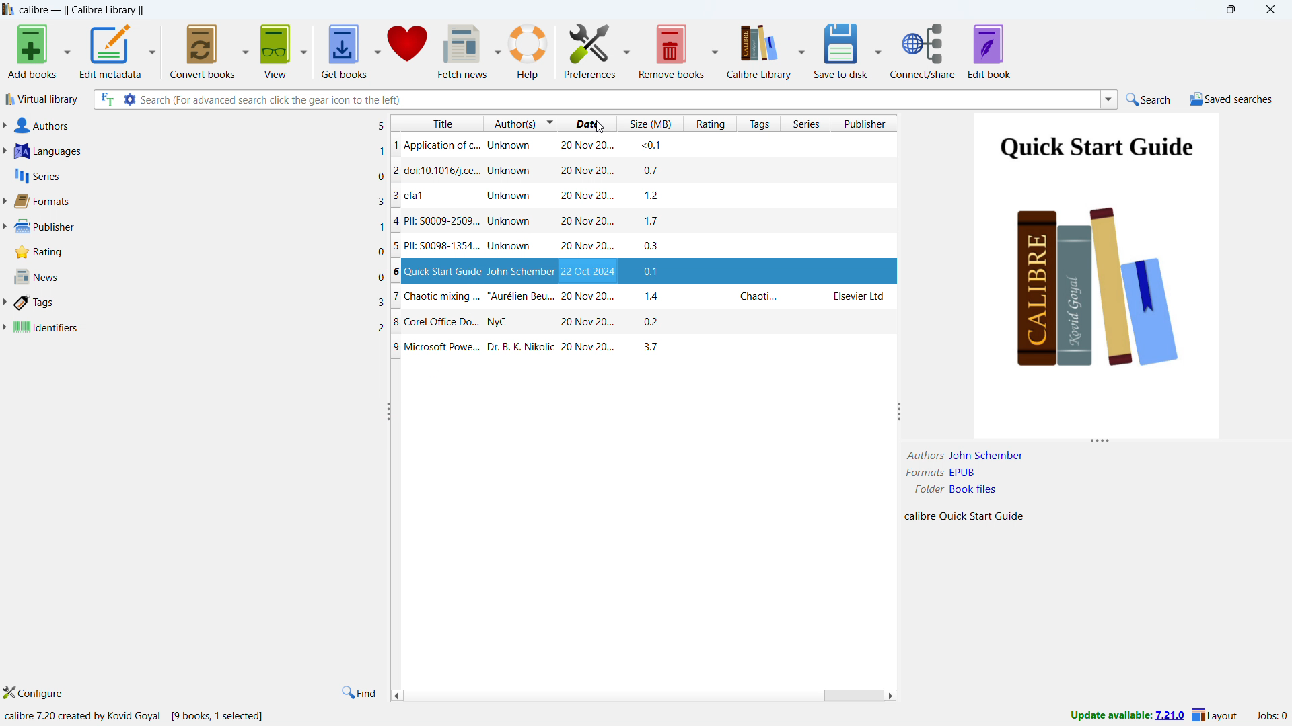 This screenshot has width=1292, height=726. What do you see at coordinates (671, 49) in the screenshot?
I see `Remove books` at bounding box center [671, 49].